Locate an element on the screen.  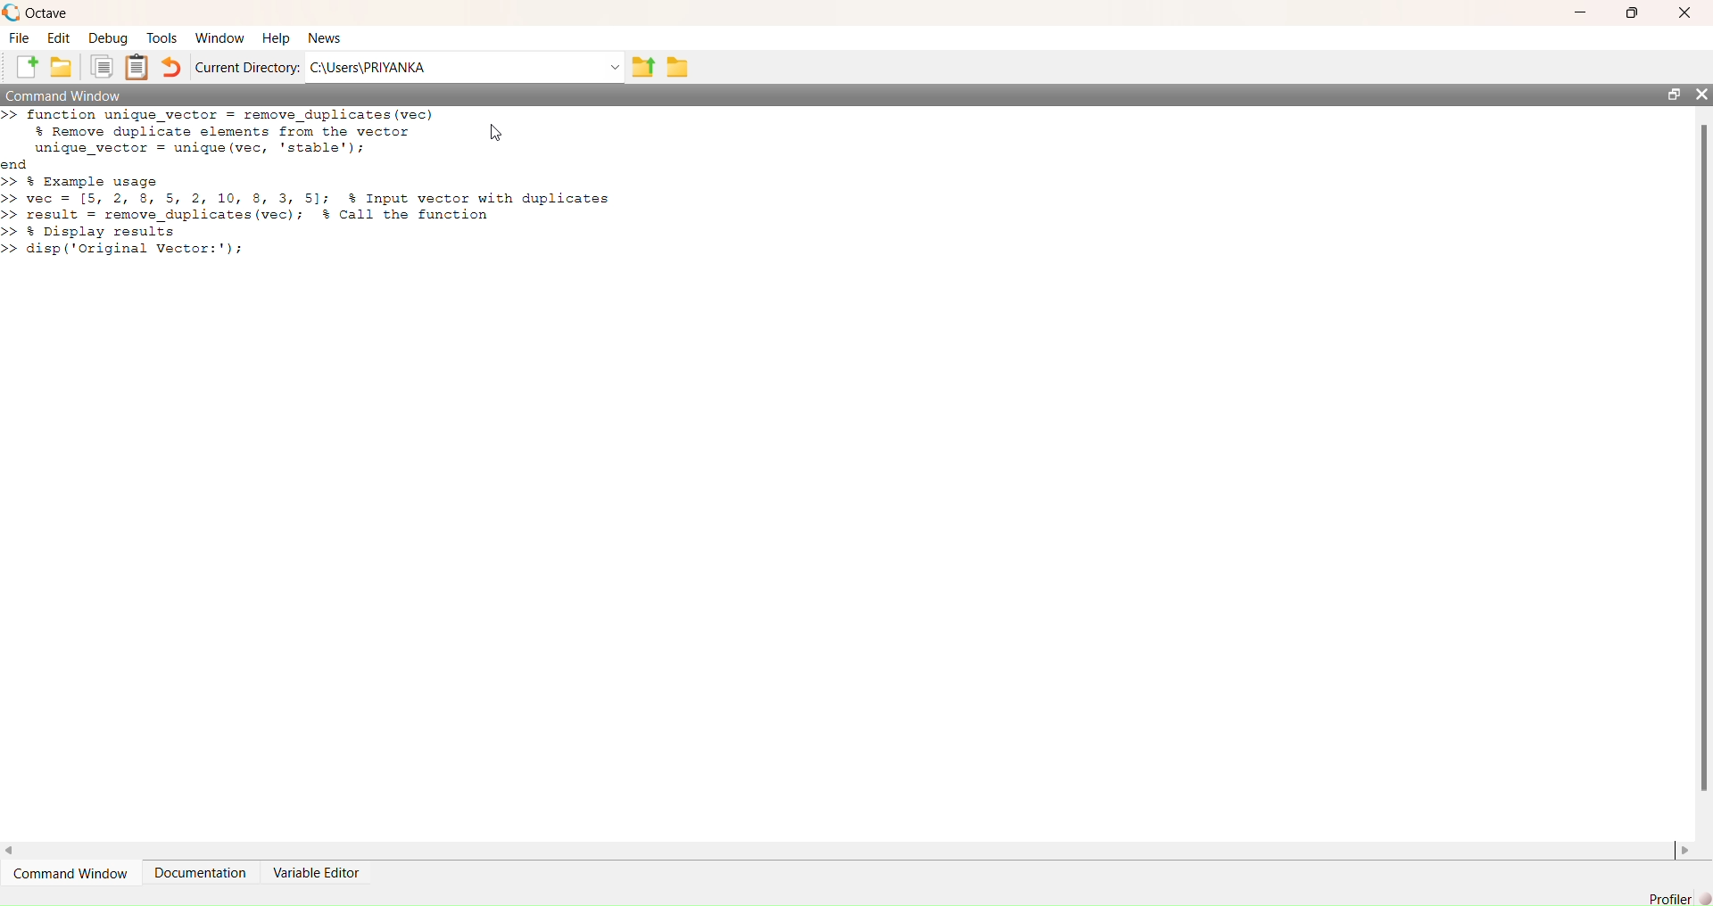
Clipboard  is located at coordinates (137, 67).